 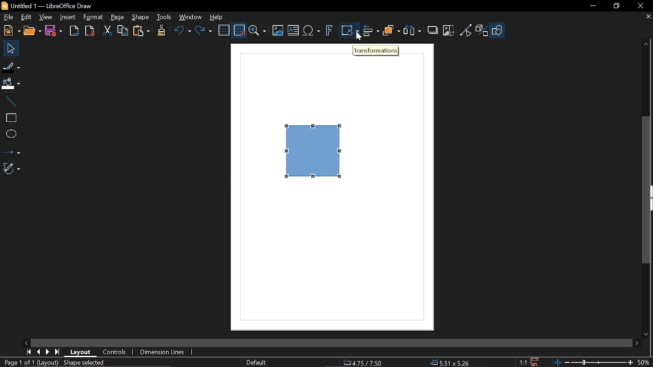 What do you see at coordinates (27, 343) in the screenshot?
I see `Move left` at bounding box center [27, 343].